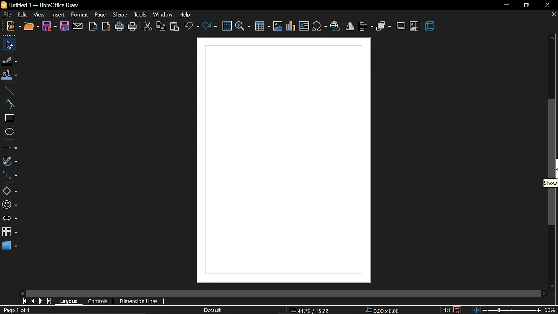 This screenshot has width=558, height=314. Describe the element at coordinates (139, 15) in the screenshot. I see `tools` at that location.